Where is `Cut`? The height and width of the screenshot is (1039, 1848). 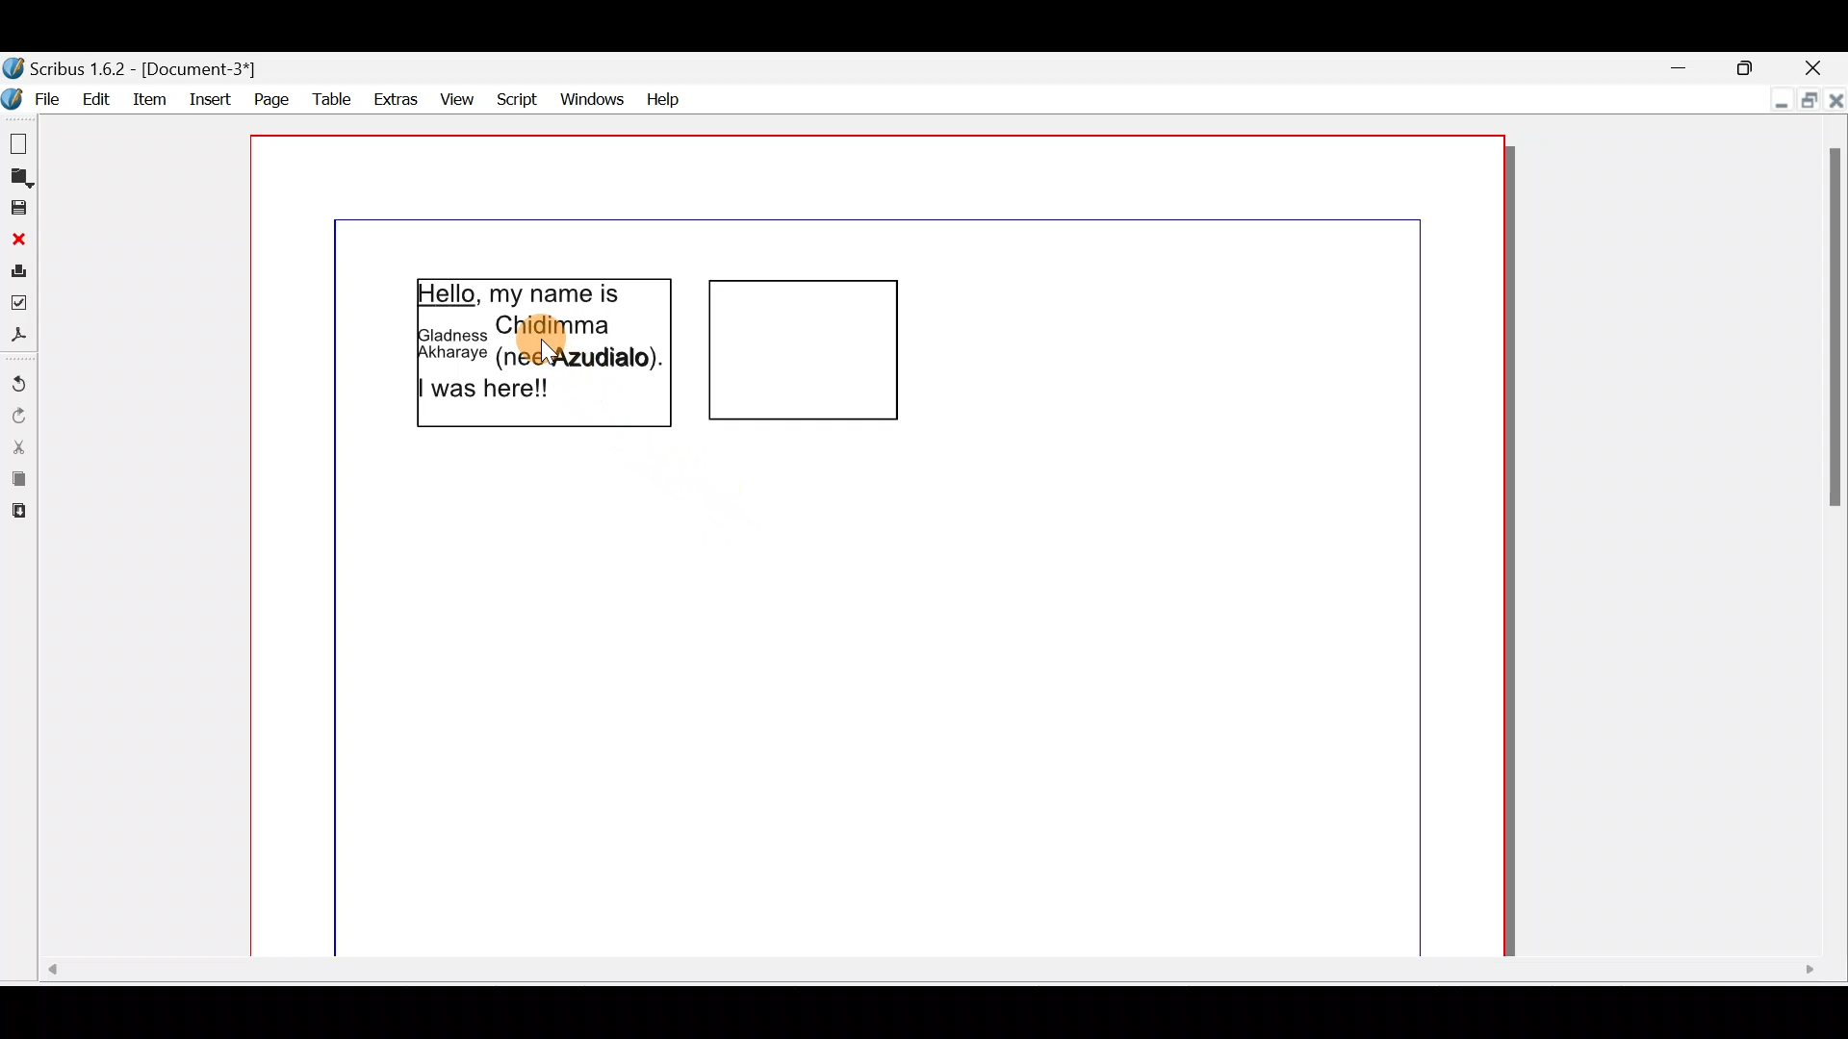
Cut is located at coordinates (19, 446).